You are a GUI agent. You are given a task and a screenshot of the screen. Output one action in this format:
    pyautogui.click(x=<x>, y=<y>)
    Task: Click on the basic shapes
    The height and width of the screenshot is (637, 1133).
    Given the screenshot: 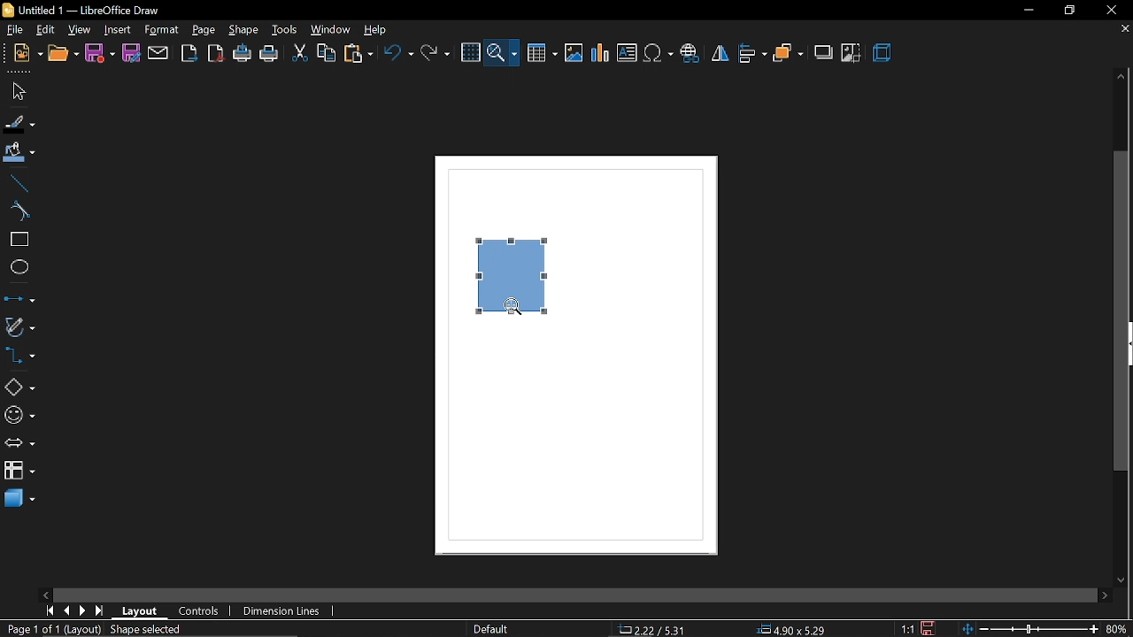 What is the action you would take?
    pyautogui.click(x=19, y=388)
    